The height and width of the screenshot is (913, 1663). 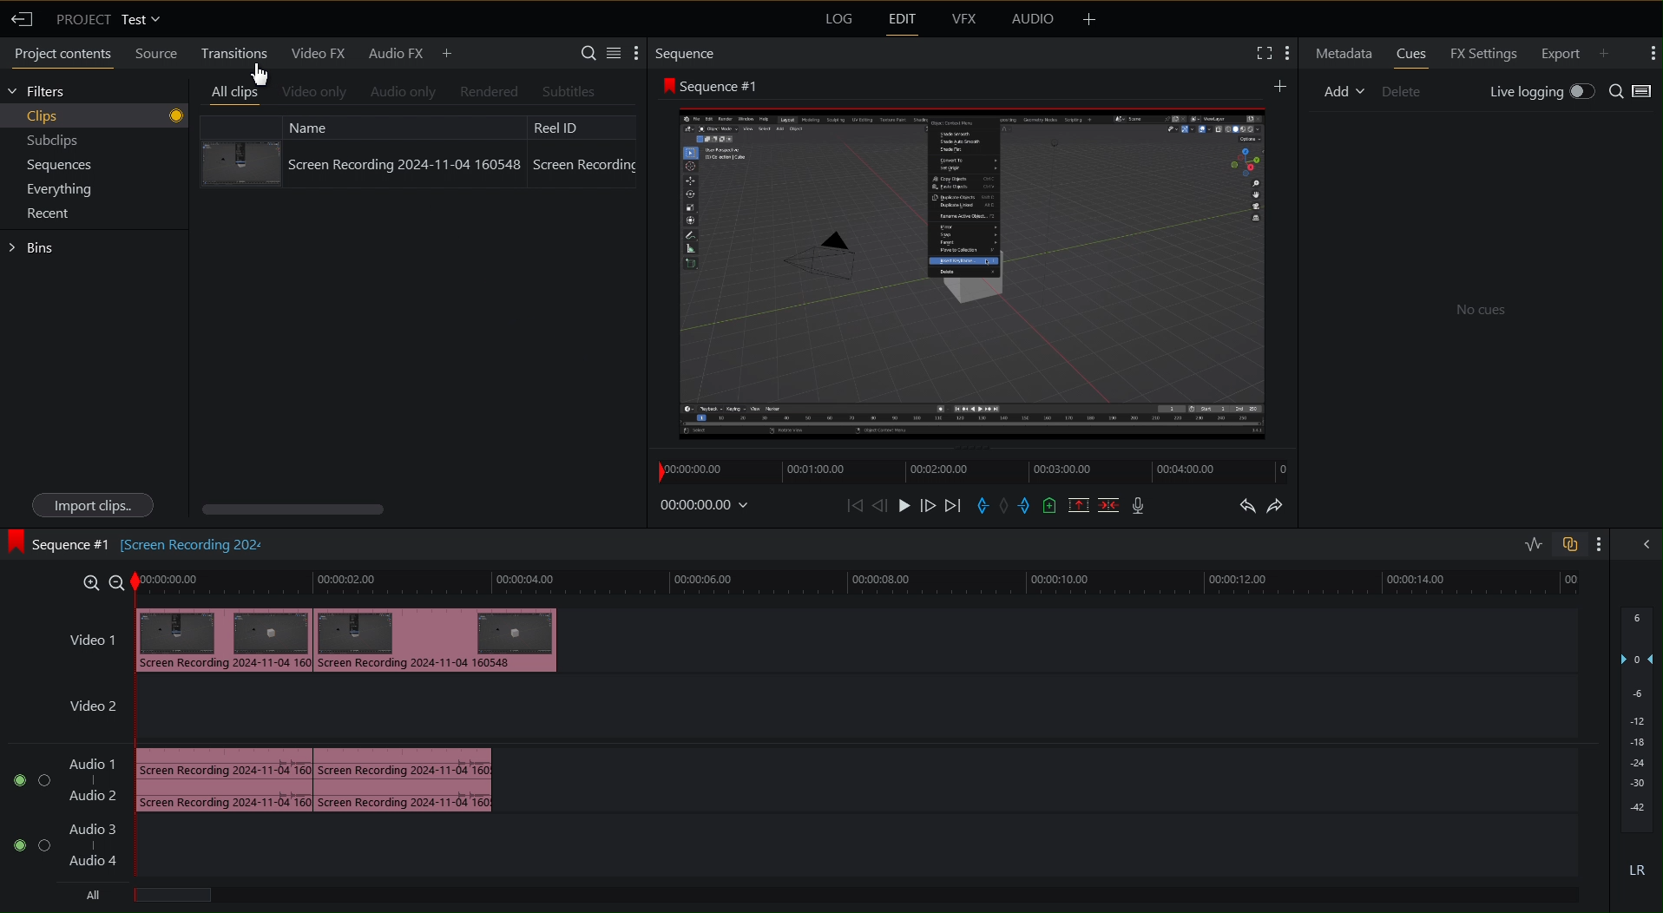 I want to click on Cursor, so click(x=253, y=73).